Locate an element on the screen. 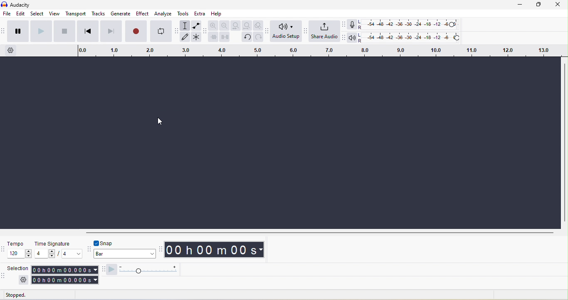 The height and width of the screenshot is (300, 568). zoom tool is located at coordinates (258, 25).